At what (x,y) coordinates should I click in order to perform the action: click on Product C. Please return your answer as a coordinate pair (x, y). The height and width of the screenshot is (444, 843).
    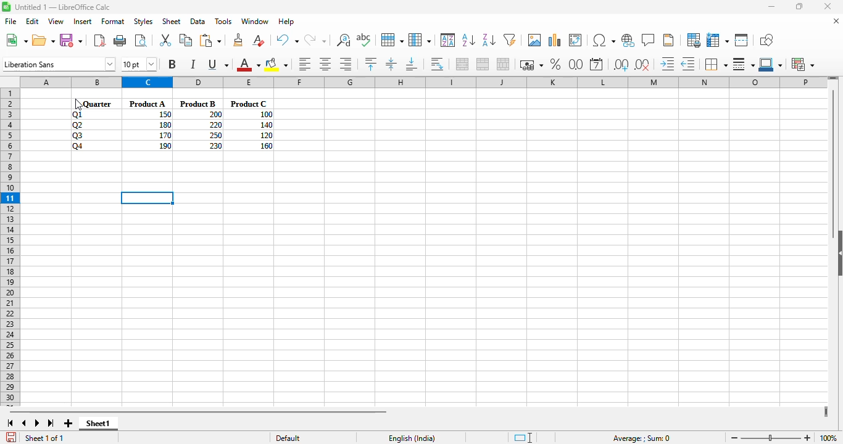
    Looking at the image, I should click on (247, 104).